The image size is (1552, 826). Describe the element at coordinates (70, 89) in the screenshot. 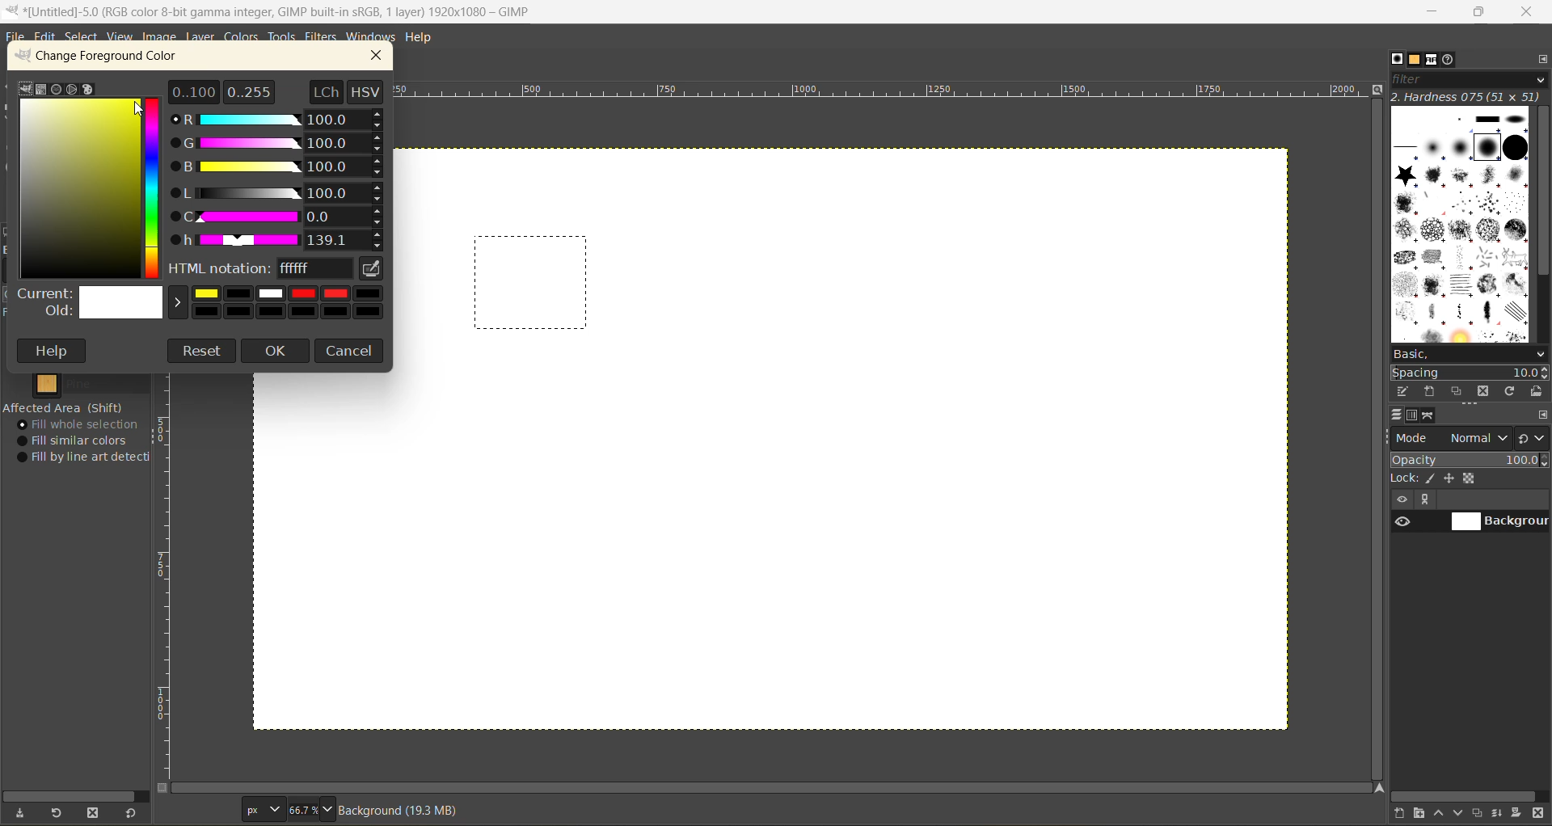

I see `wheel` at that location.